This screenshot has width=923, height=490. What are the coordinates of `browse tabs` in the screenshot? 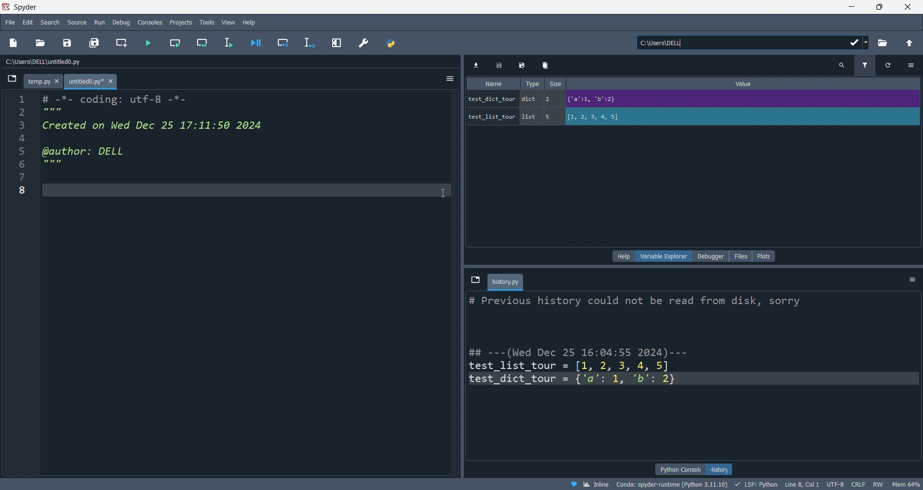 It's located at (11, 81).